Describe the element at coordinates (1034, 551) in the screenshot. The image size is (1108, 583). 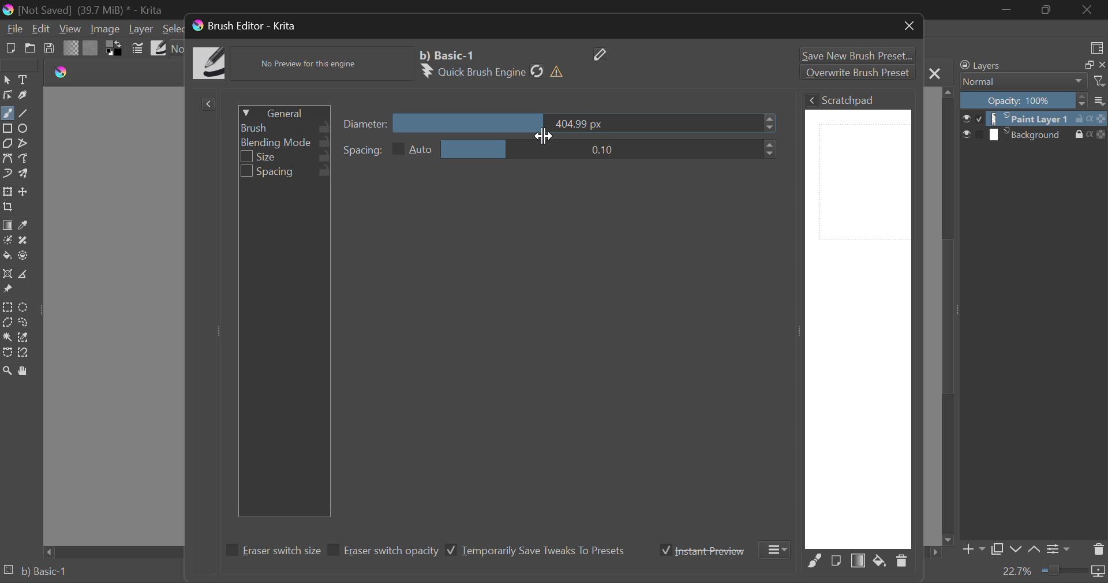
I see `Move Layer Up` at that location.